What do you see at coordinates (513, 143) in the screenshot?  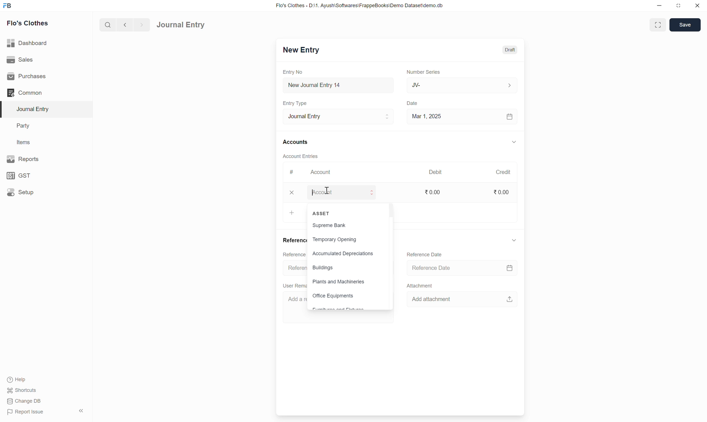 I see `down` at bounding box center [513, 143].